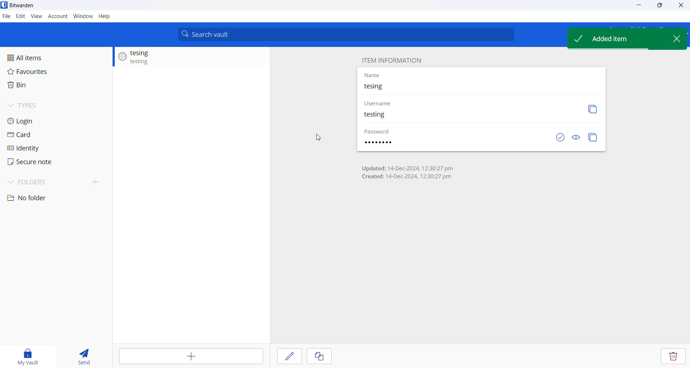 The width and height of the screenshot is (690, 368). I want to click on types, so click(45, 108).